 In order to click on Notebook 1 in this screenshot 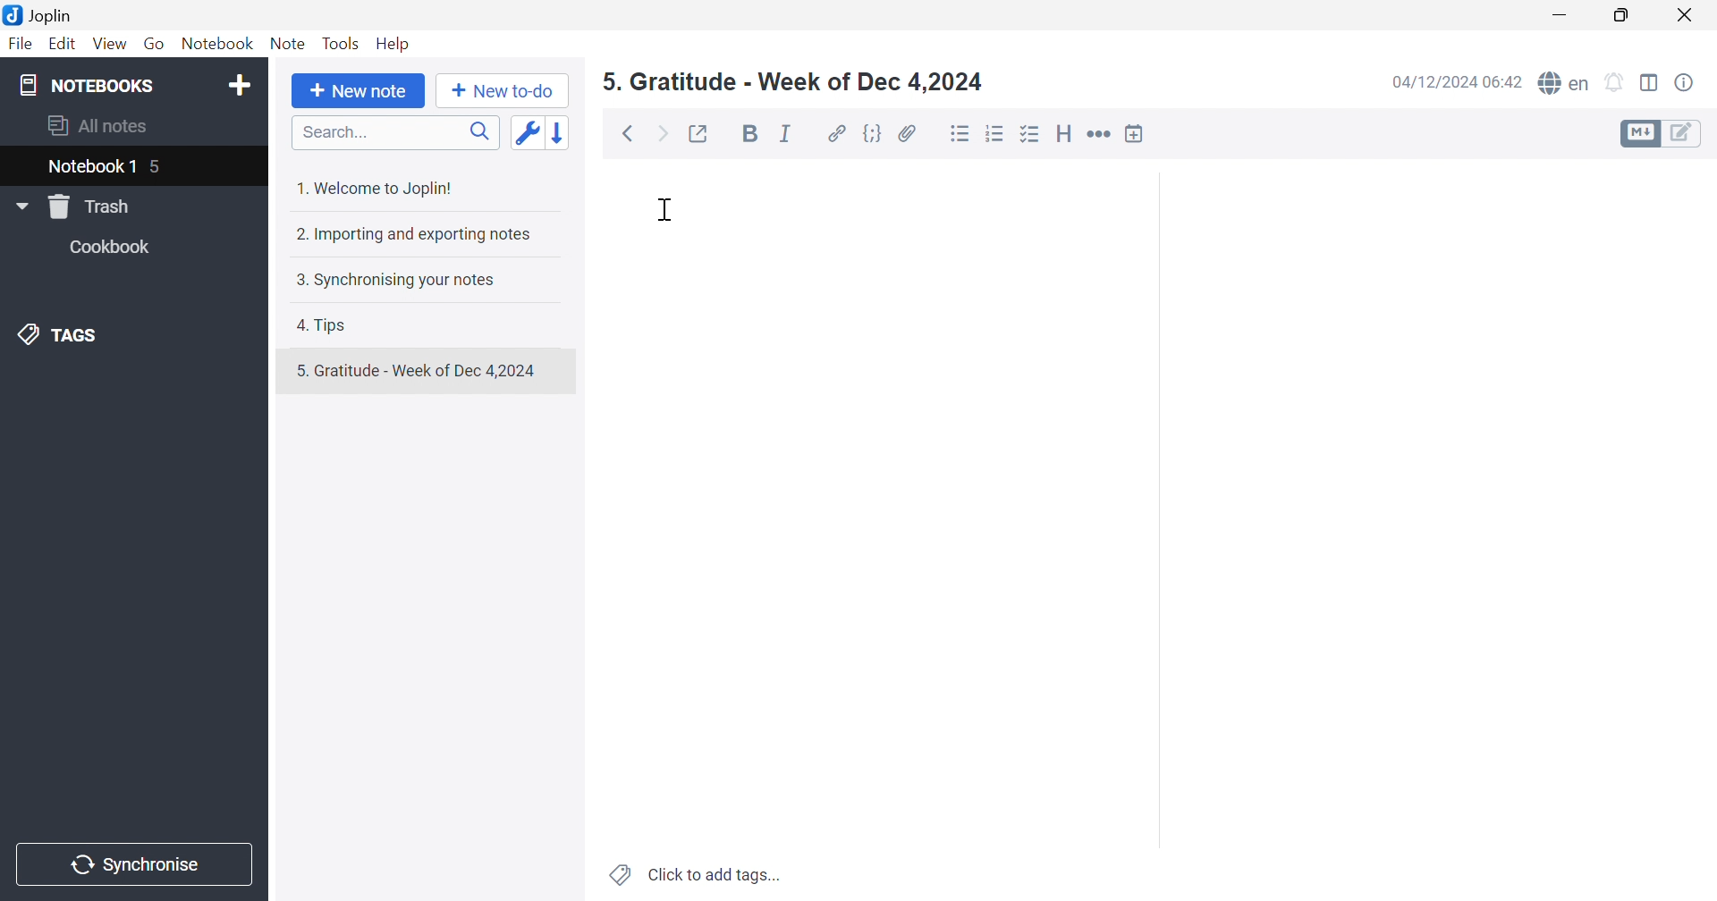, I will do `click(90, 169)`.